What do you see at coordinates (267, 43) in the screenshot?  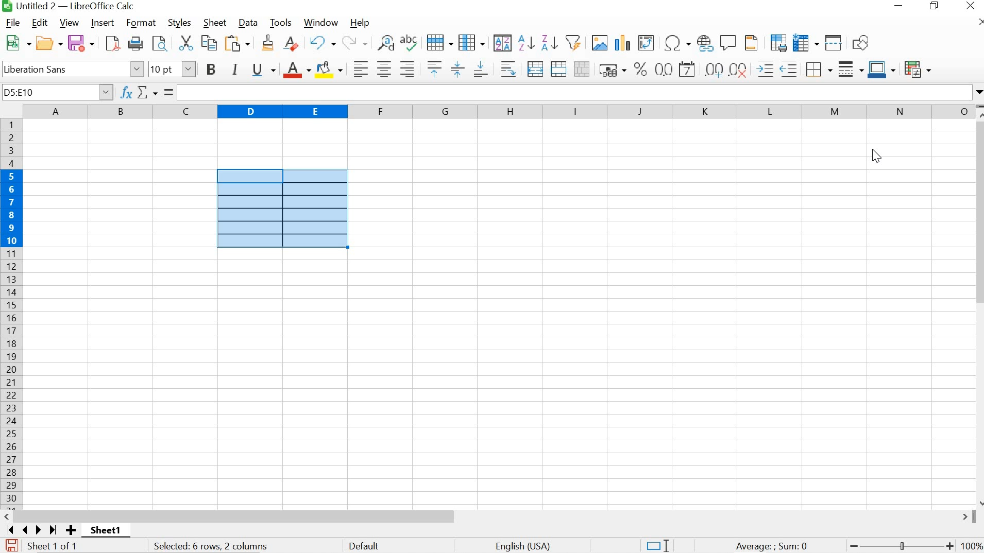 I see `clone formatting` at bounding box center [267, 43].